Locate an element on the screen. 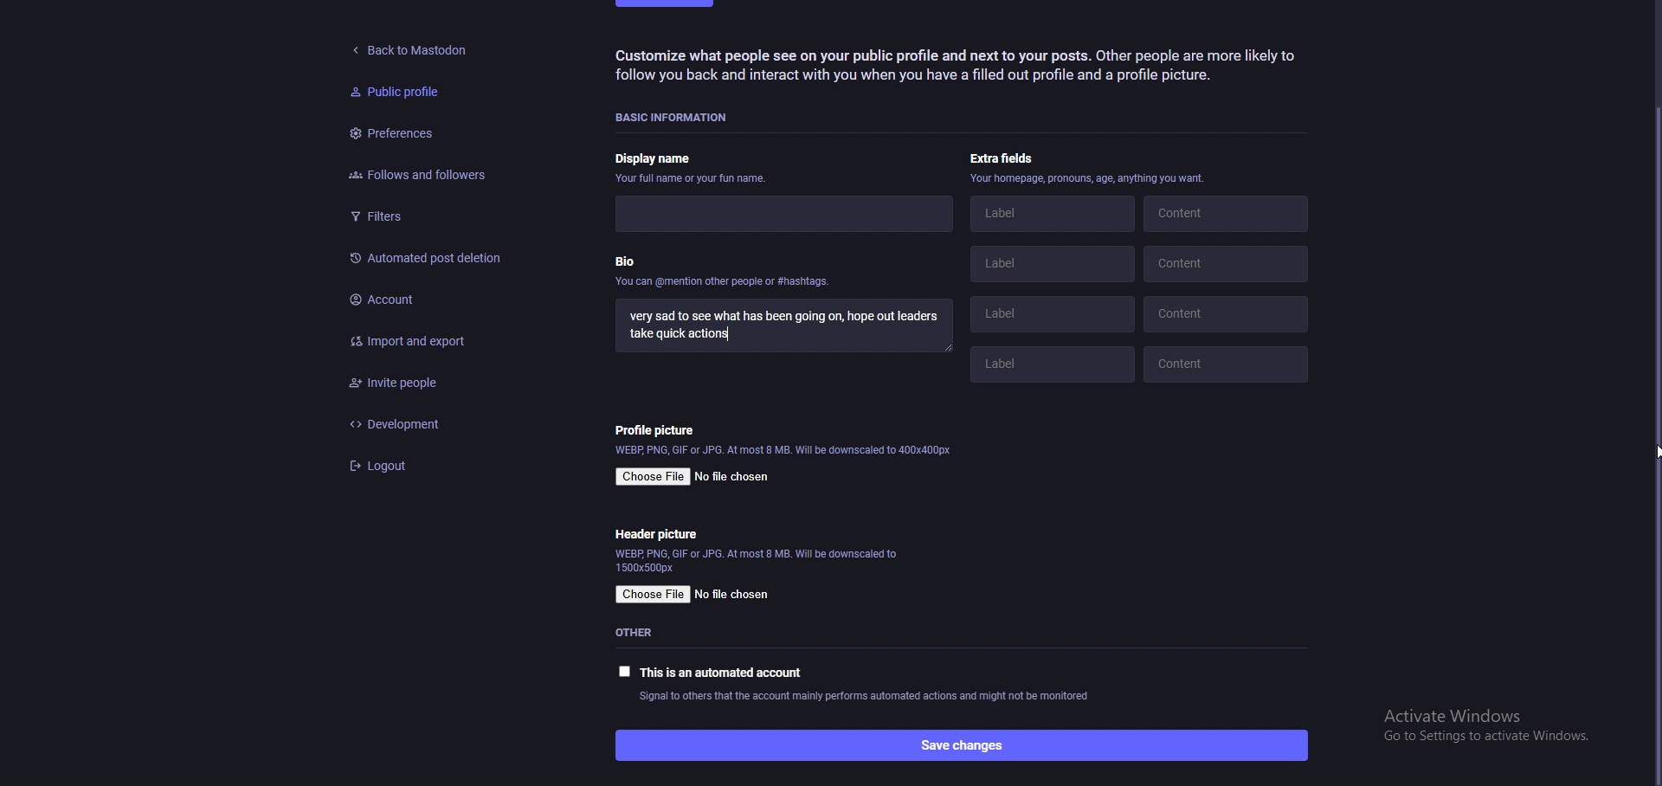 The image size is (1662, 786). label is located at coordinates (1047, 368).